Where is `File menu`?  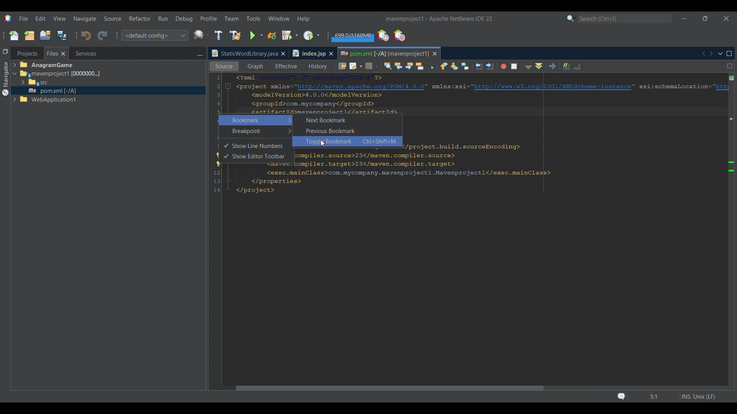 File menu is located at coordinates (23, 18).